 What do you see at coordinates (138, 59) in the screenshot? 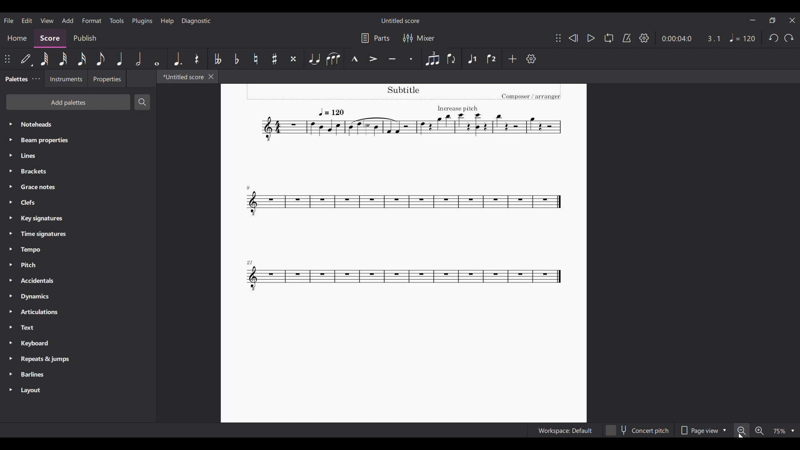
I see `Half note` at bounding box center [138, 59].